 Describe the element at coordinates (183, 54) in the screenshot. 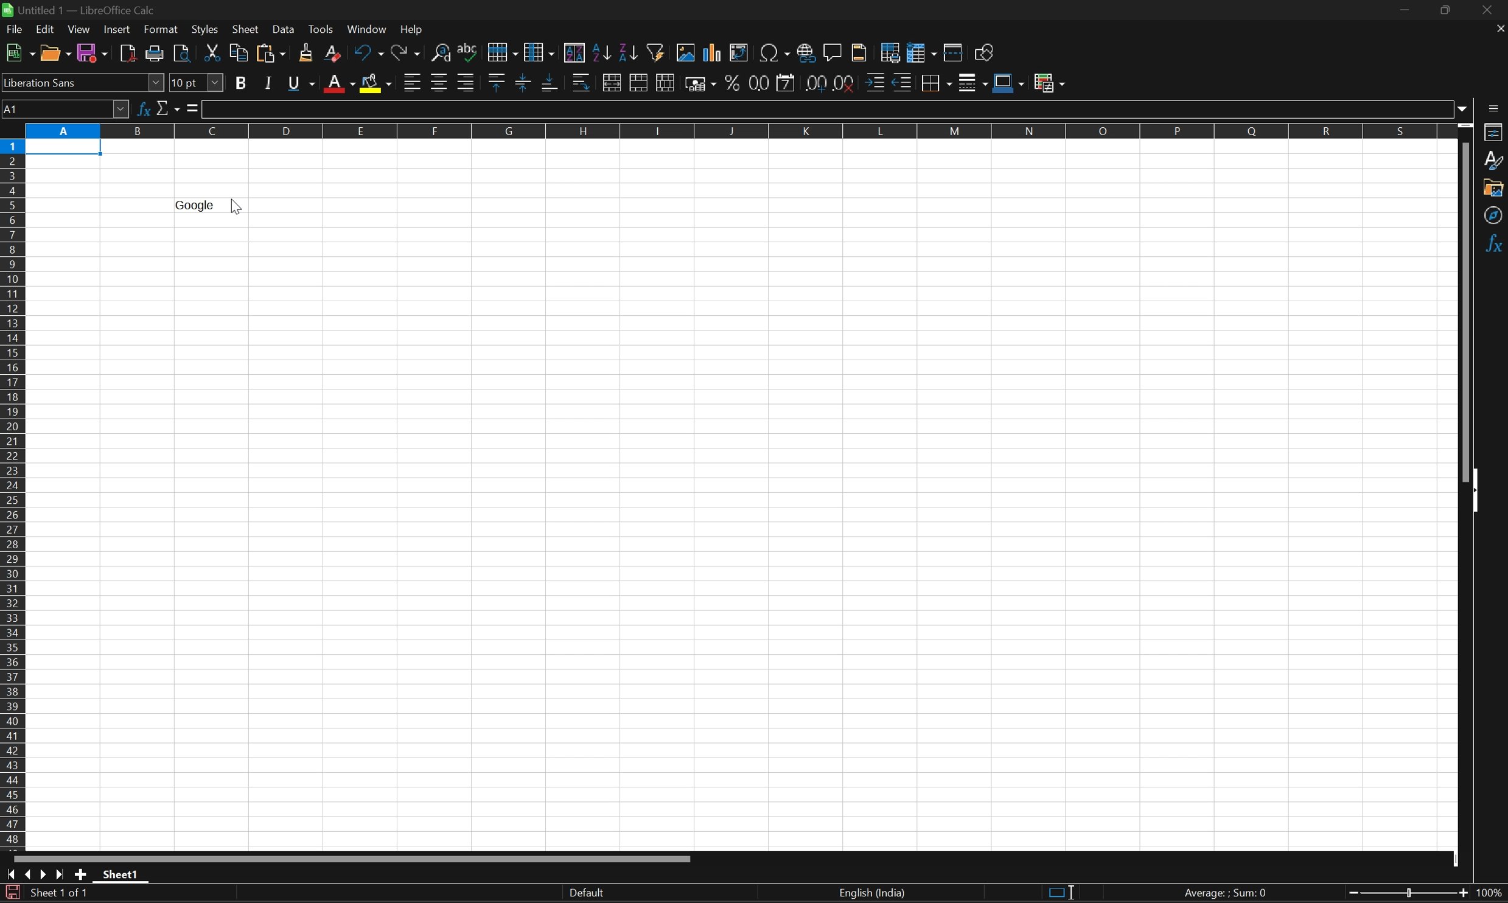

I see `Toggle print preview` at that location.